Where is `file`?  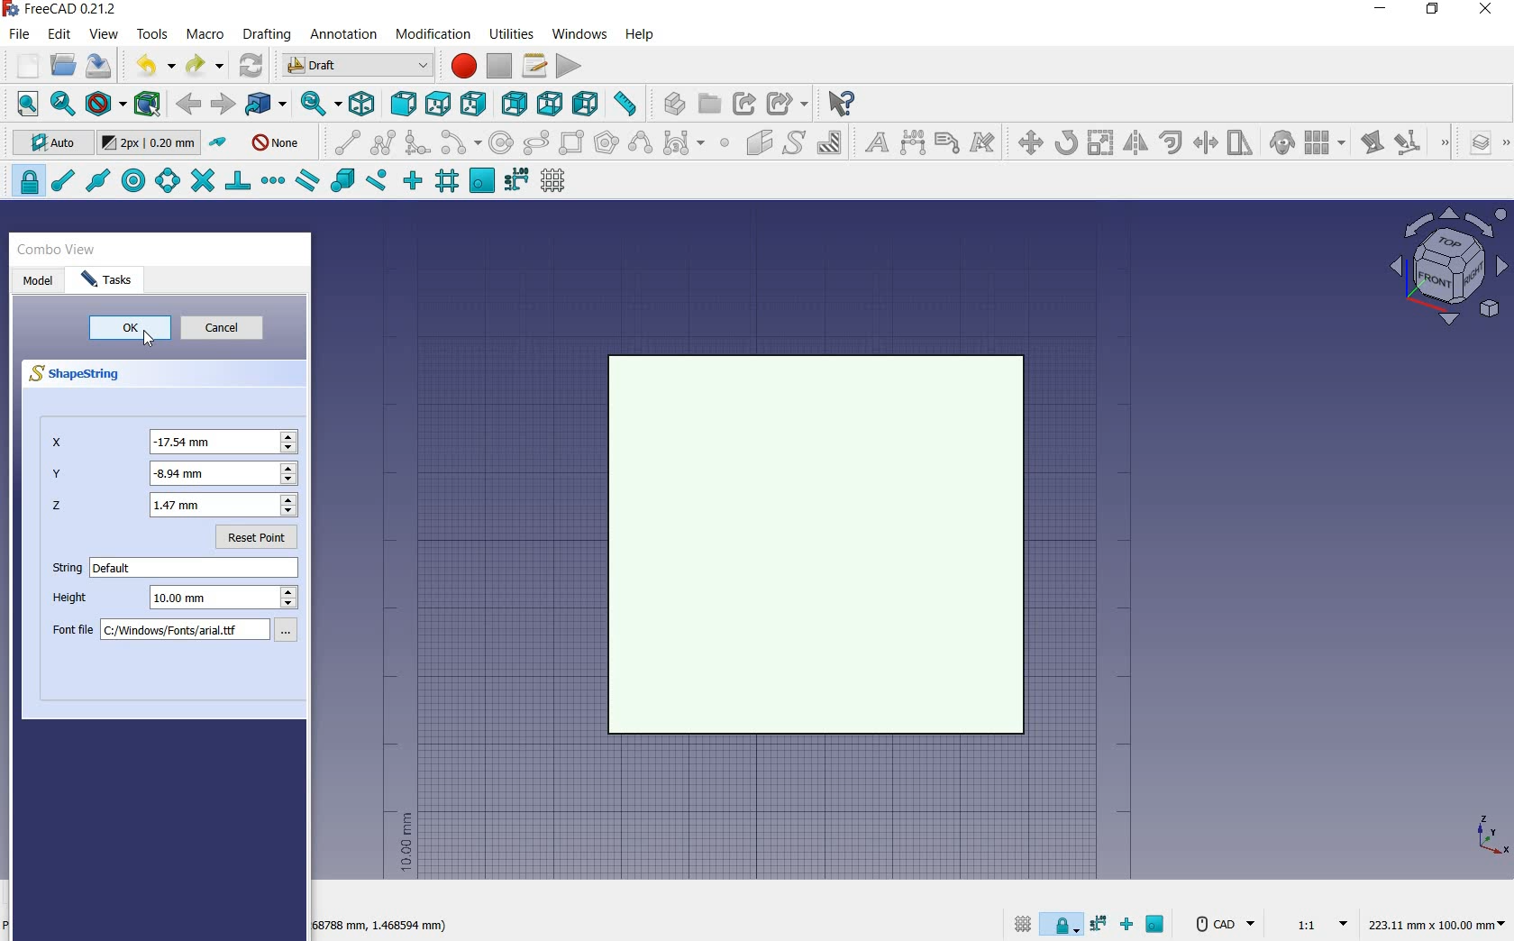
file is located at coordinates (22, 36).